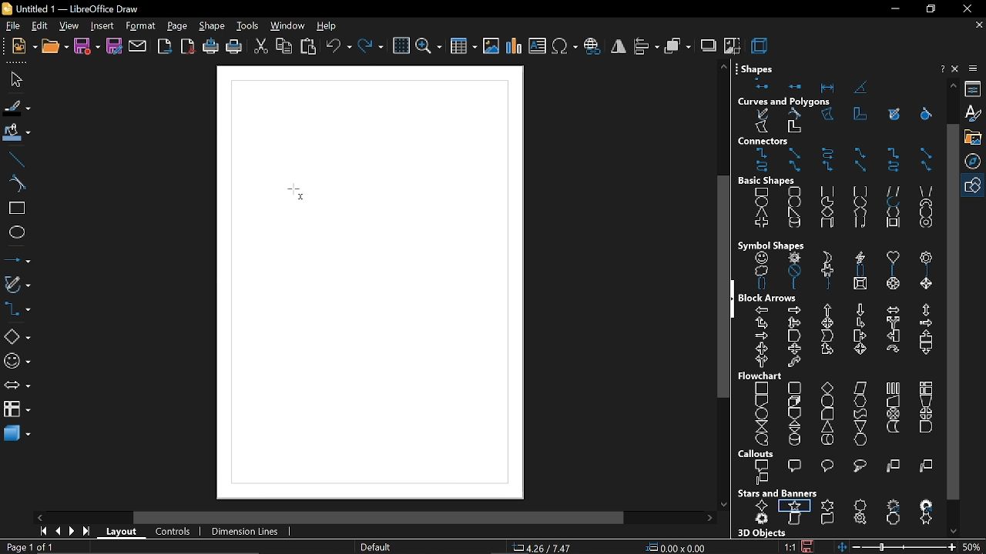 This screenshot has width=986, height=554. Describe the element at coordinates (288, 27) in the screenshot. I see `window` at that location.